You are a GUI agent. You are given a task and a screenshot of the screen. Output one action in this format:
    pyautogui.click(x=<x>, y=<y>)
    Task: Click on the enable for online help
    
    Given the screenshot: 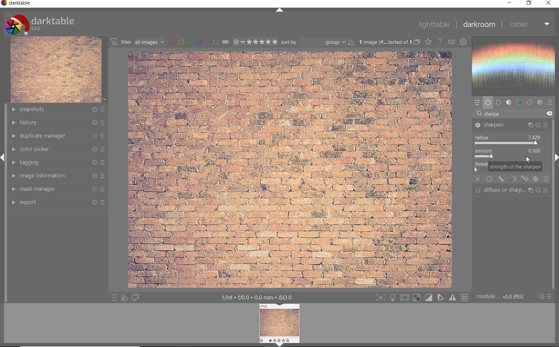 What is the action you would take?
    pyautogui.click(x=440, y=43)
    